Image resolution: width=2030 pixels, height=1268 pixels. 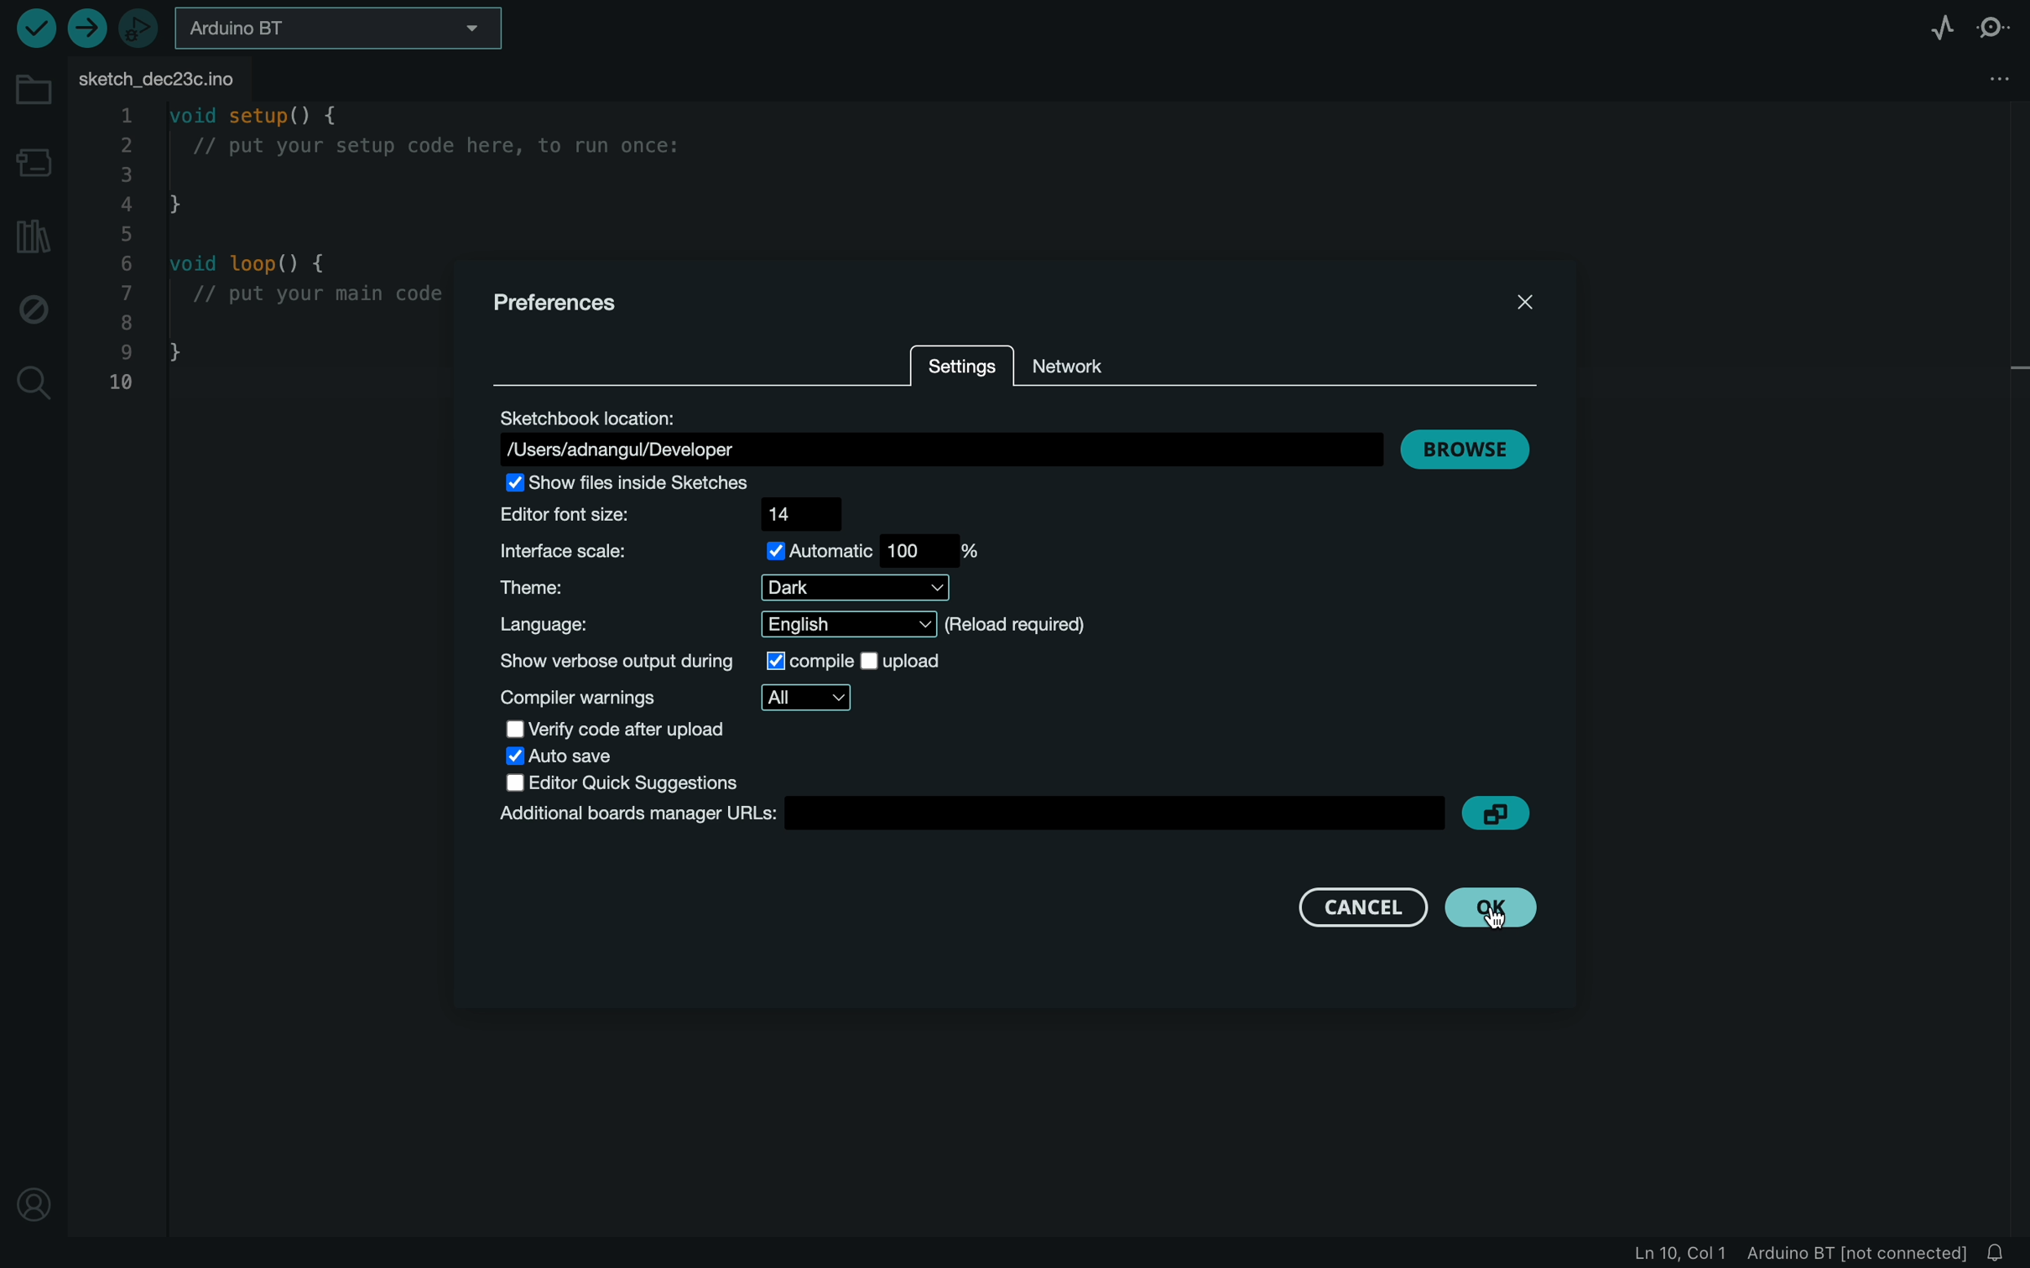 What do you see at coordinates (2003, 1254) in the screenshot?
I see `notification` at bounding box center [2003, 1254].